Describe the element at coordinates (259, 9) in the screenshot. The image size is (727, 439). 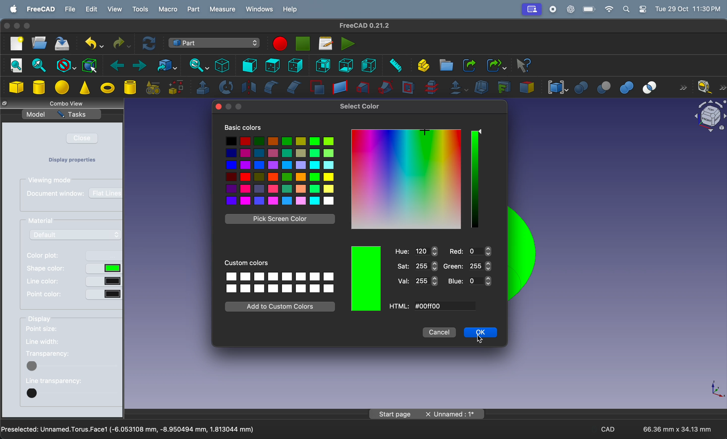
I see `windows` at that location.